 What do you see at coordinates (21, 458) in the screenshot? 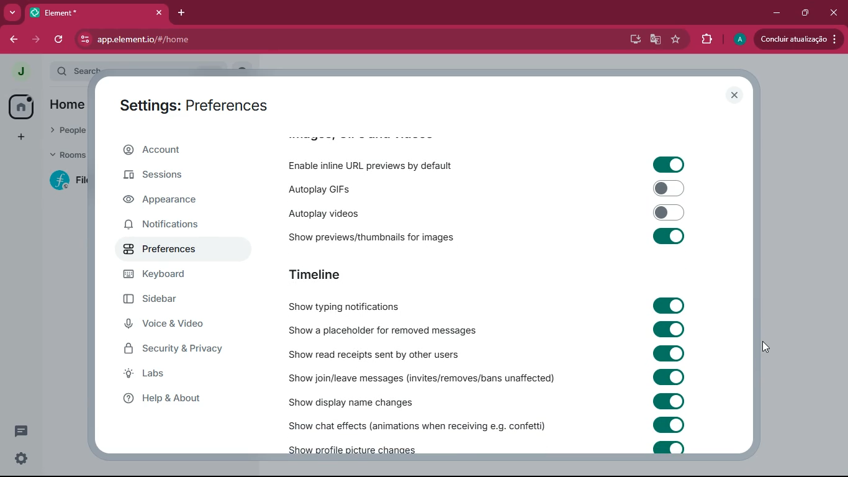
I see `quick settings` at bounding box center [21, 458].